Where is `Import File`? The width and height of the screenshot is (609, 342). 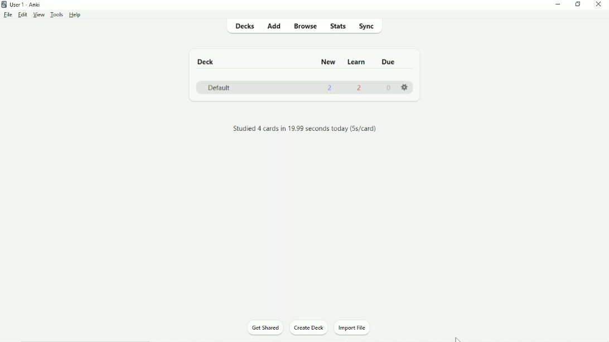 Import File is located at coordinates (357, 328).